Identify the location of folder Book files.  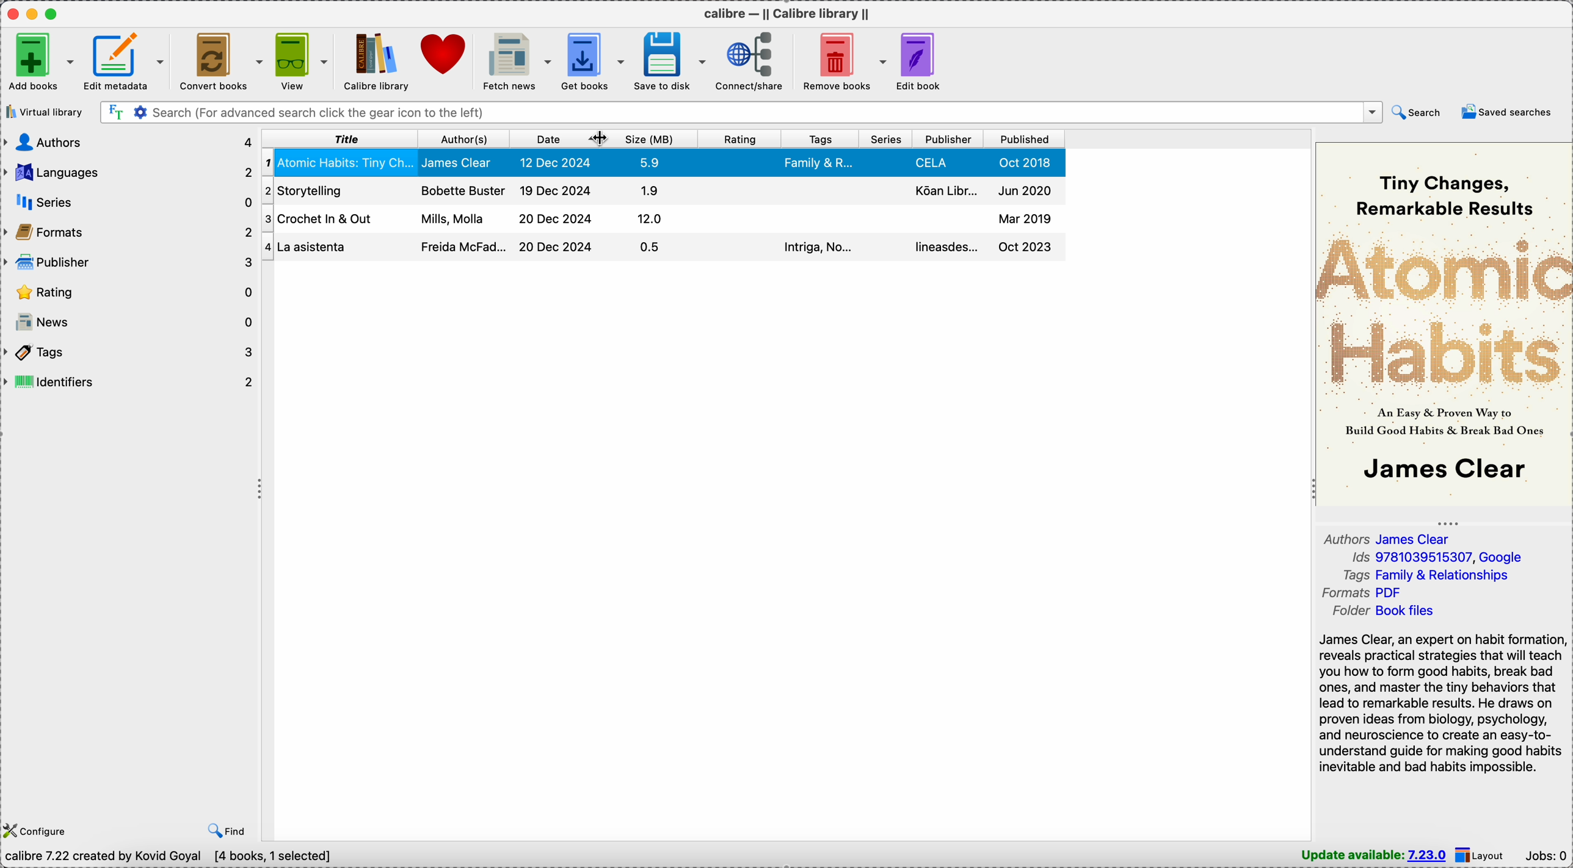
(1386, 611).